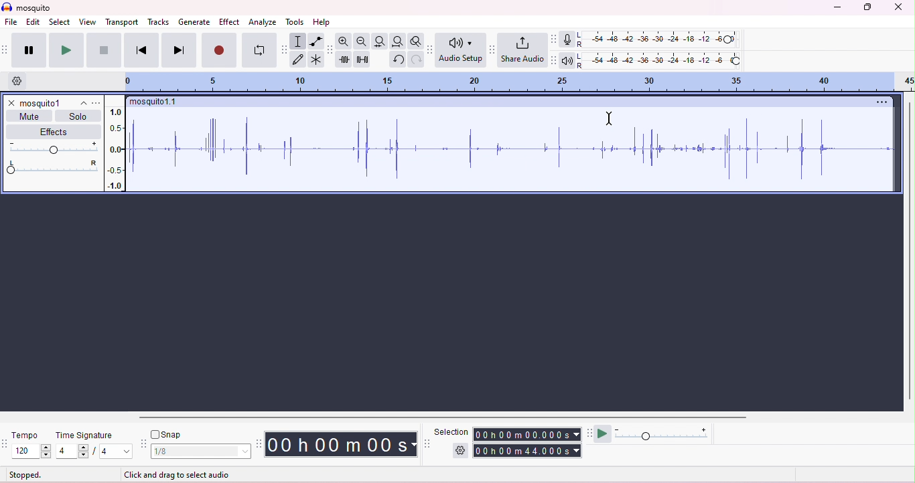 The image size is (915, 483). What do you see at coordinates (84, 436) in the screenshot?
I see `time signature` at bounding box center [84, 436].